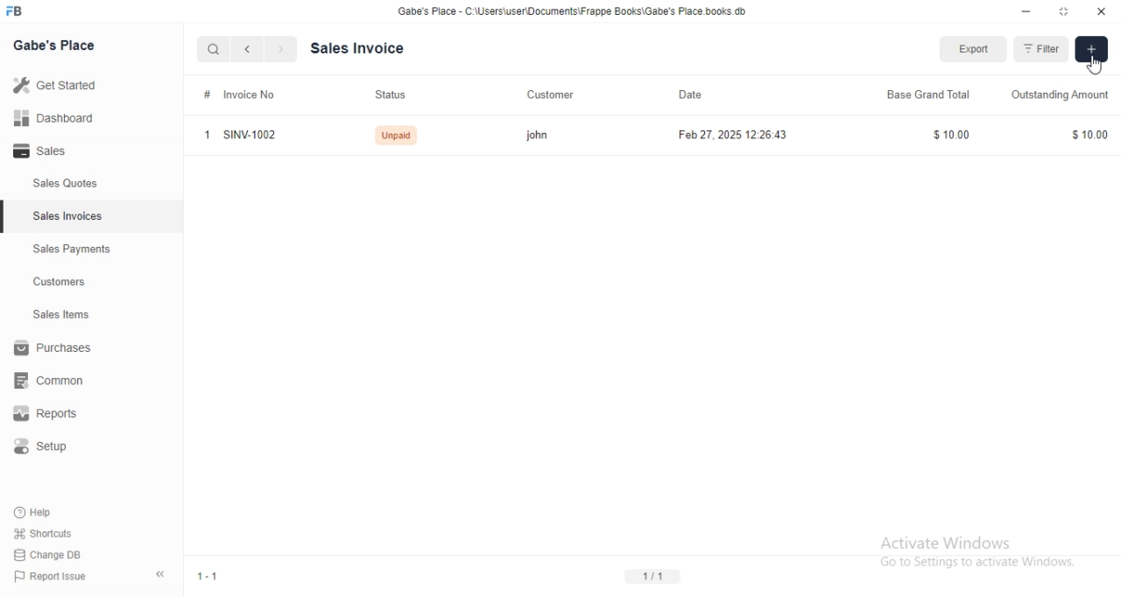  What do you see at coordinates (54, 380) in the screenshot?
I see `common` at bounding box center [54, 380].